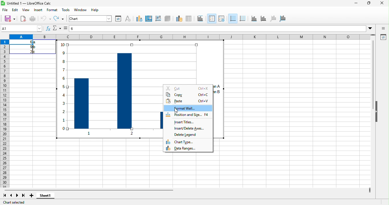 This screenshot has height=205, width=389. I want to click on data ranges, so click(179, 19).